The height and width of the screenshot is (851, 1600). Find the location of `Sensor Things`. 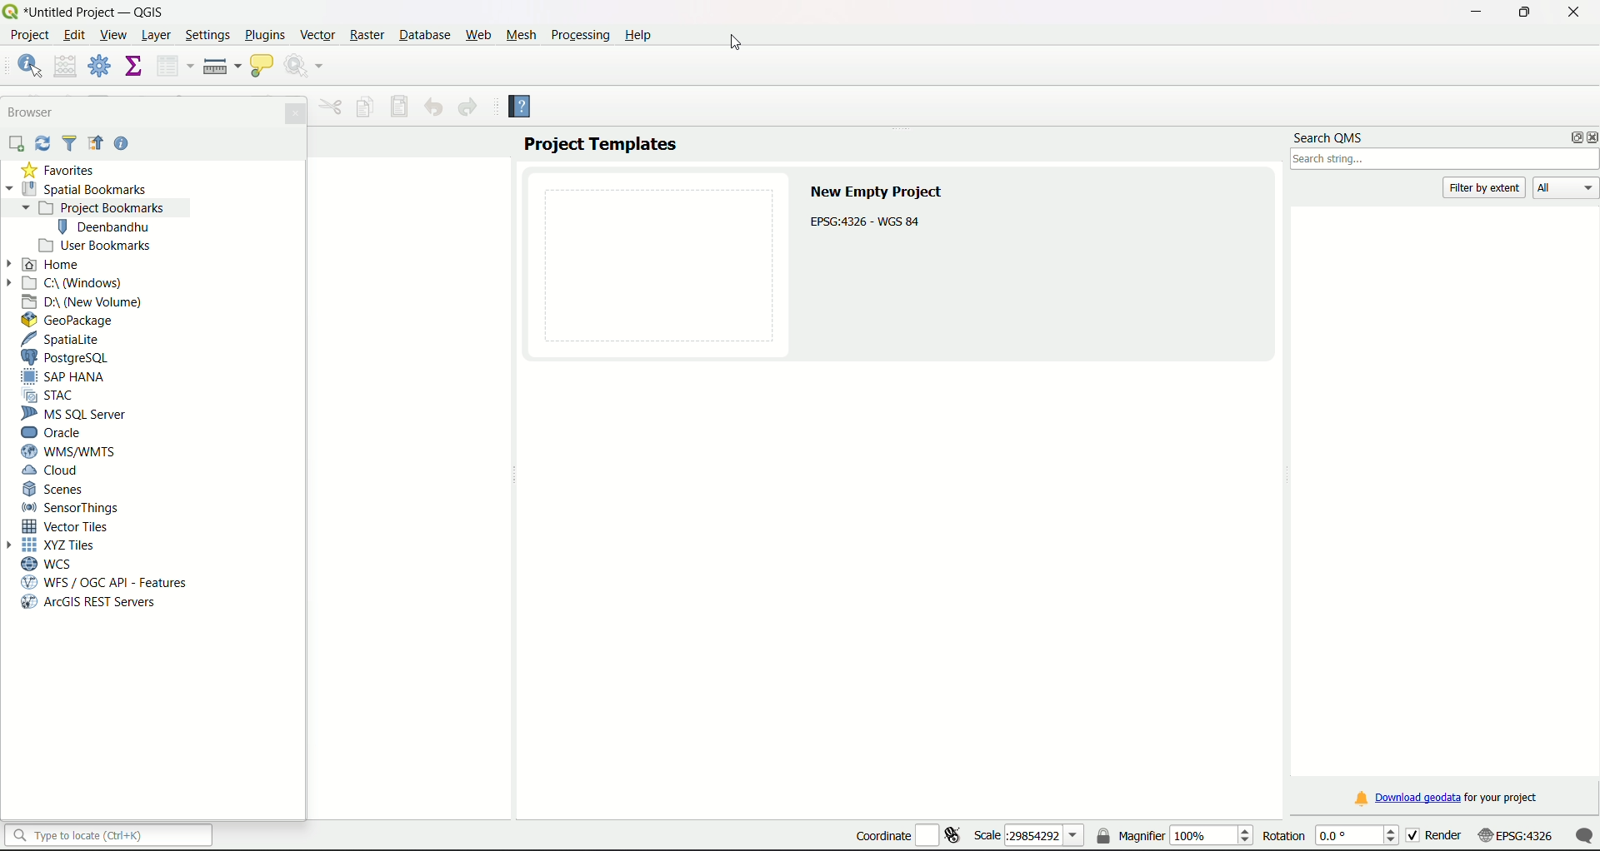

Sensor Things is located at coordinates (74, 506).